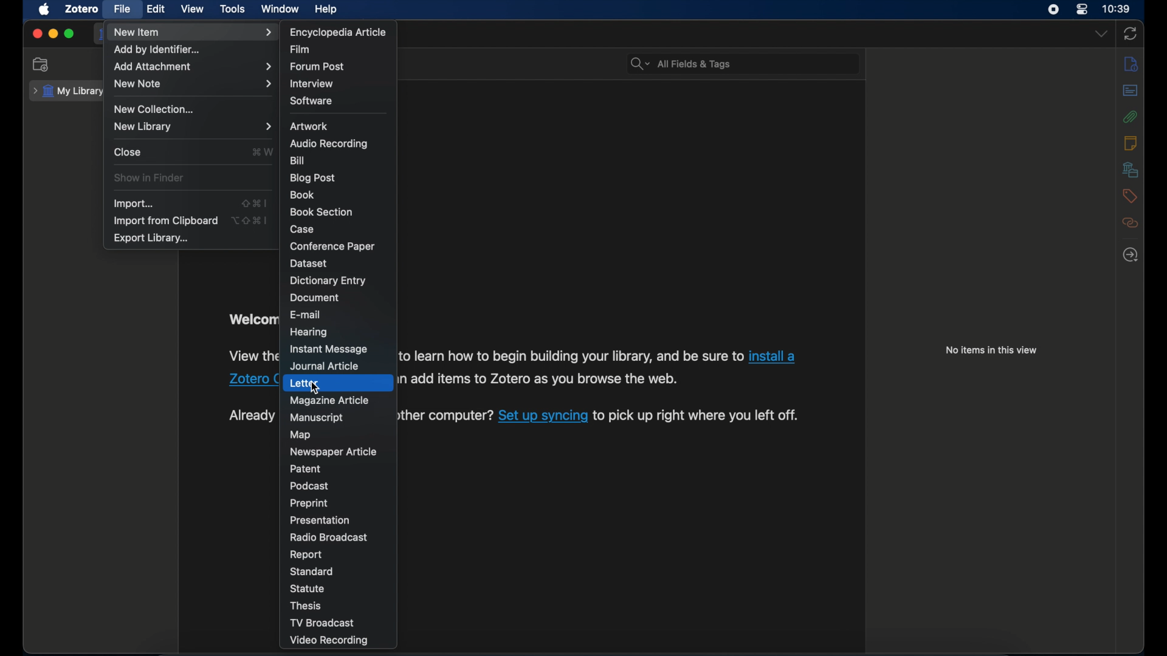 The width and height of the screenshot is (1167, 656). What do you see at coordinates (153, 109) in the screenshot?
I see `new collection` at bounding box center [153, 109].